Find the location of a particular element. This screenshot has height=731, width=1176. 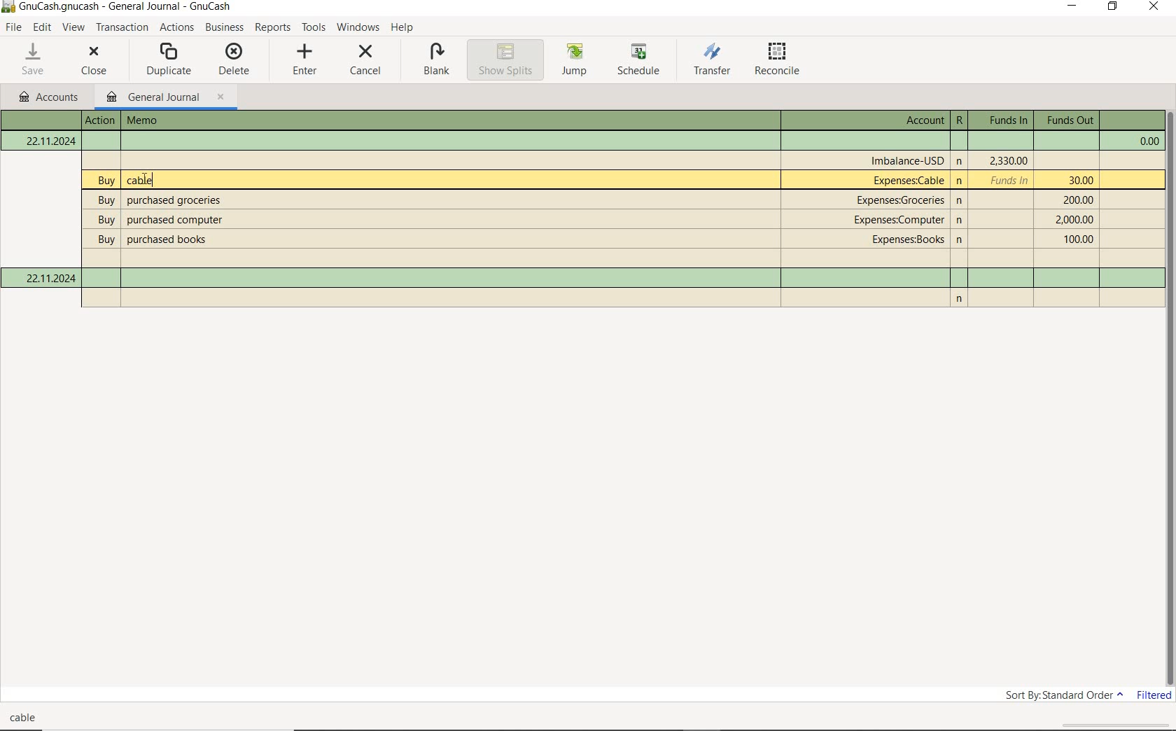

transfer is located at coordinates (713, 61).